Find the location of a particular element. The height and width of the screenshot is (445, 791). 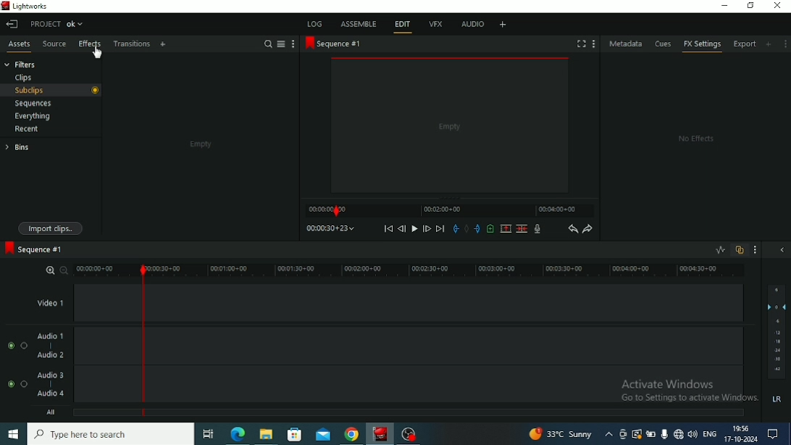

File Explorer is located at coordinates (267, 434).